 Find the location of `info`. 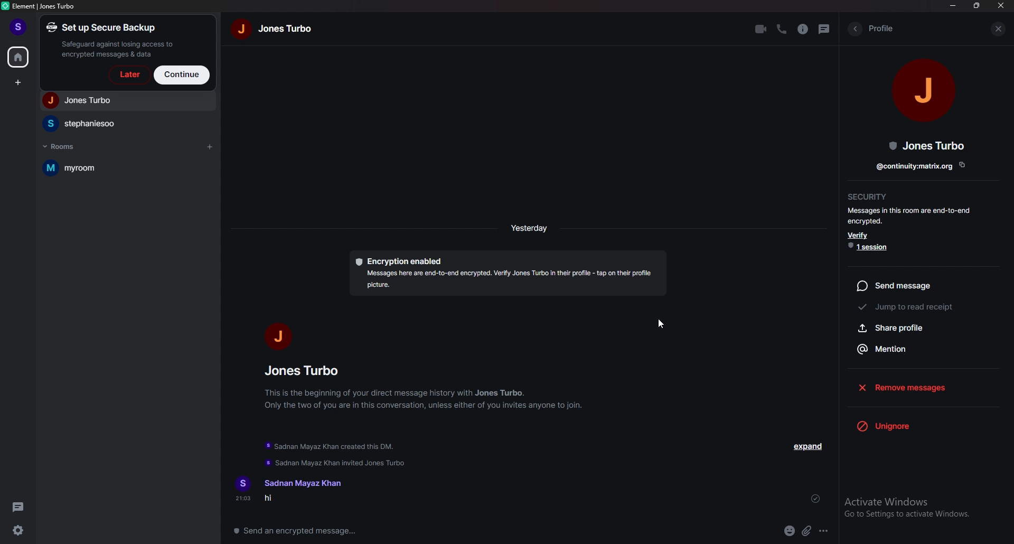

info is located at coordinates (803, 29).